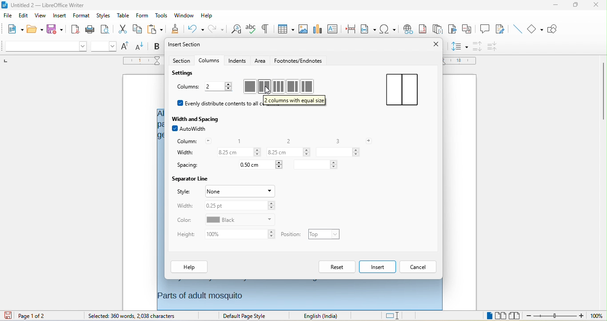 This screenshot has height=321, width=607. I want to click on text language, so click(324, 316).